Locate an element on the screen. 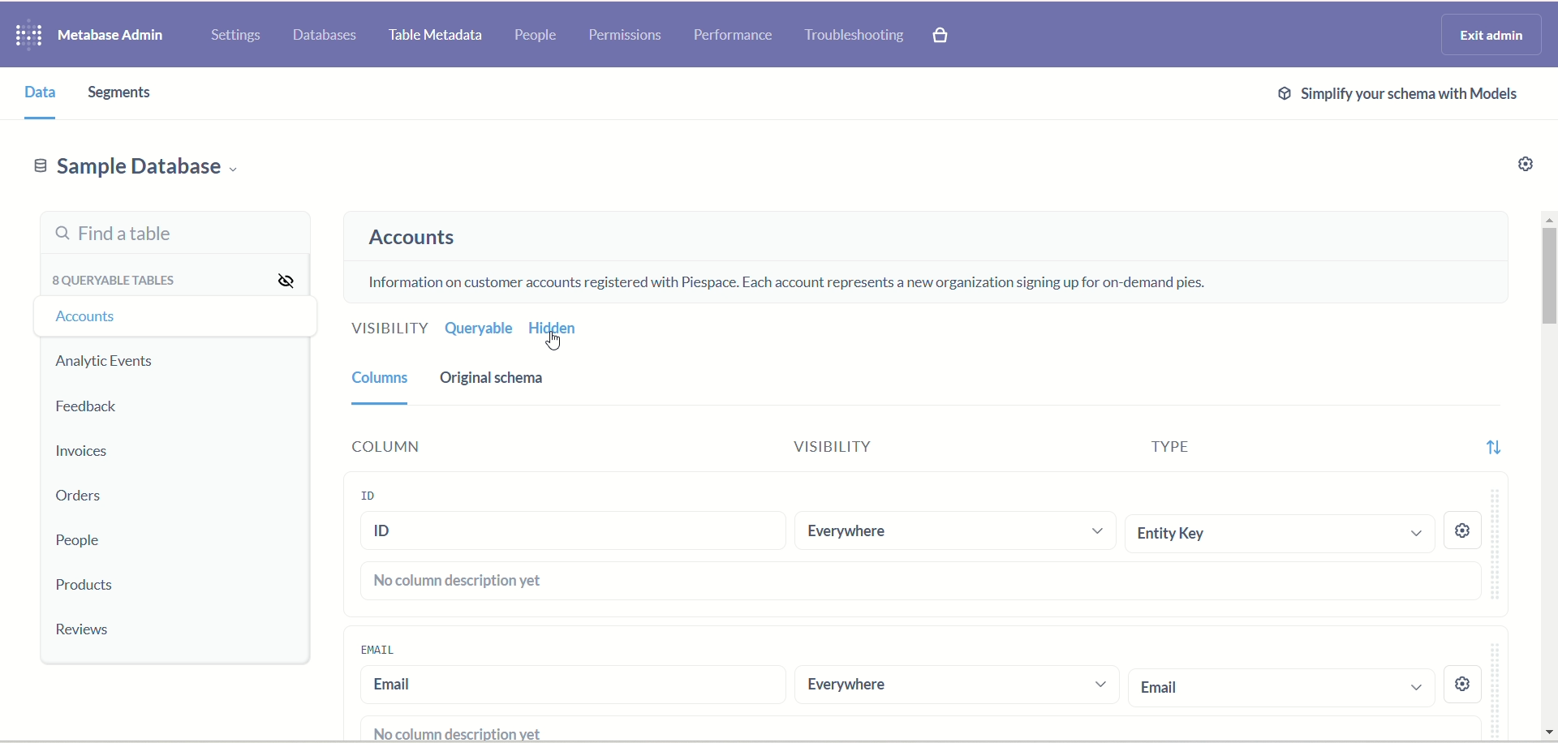 This screenshot has height=743, width=1558. email is located at coordinates (568, 685).